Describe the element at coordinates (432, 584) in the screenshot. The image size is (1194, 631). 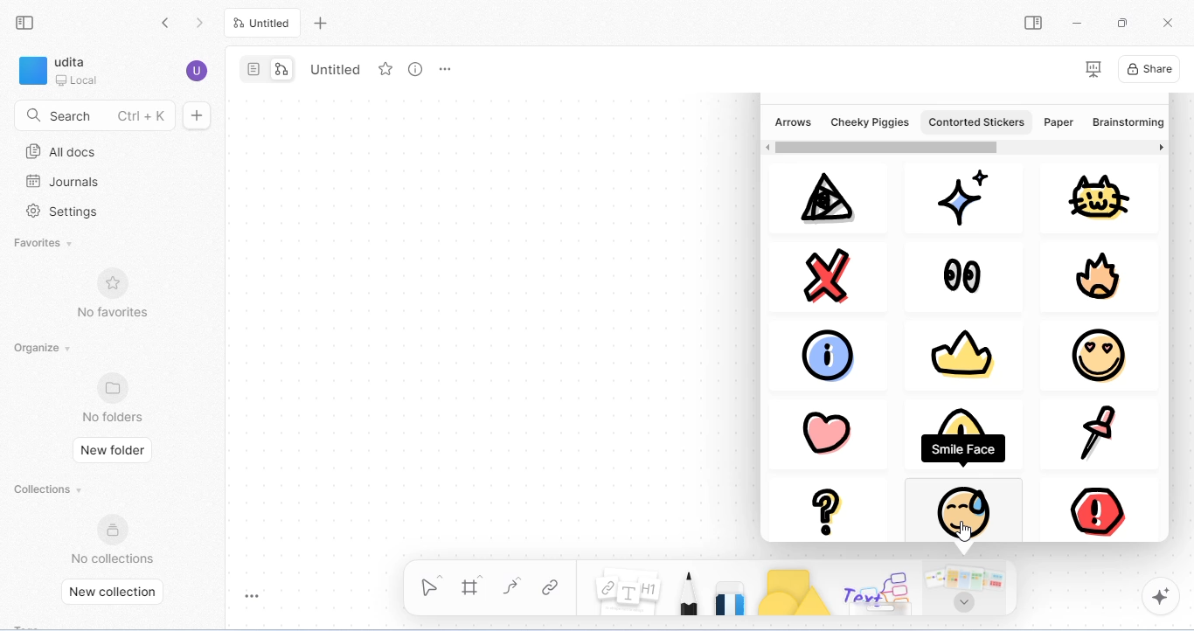
I see `select` at that location.